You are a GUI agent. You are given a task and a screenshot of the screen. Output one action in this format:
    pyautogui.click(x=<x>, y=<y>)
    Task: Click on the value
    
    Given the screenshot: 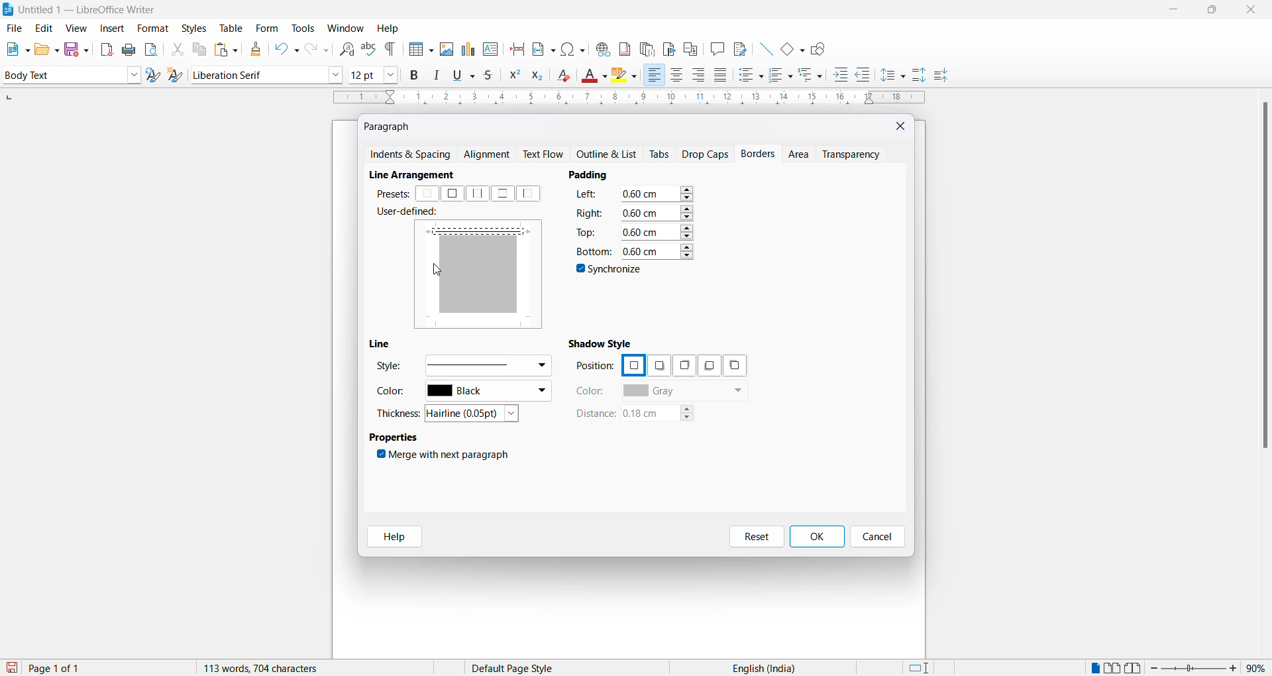 What is the action you would take?
    pyautogui.click(x=657, y=212)
    